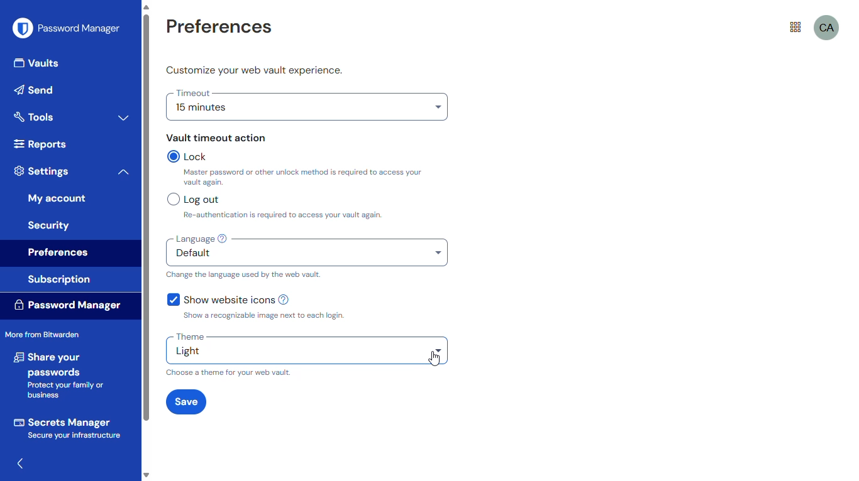 Image resolution: width=859 pixels, height=481 pixels. Describe the element at coordinates (34, 116) in the screenshot. I see `tools` at that location.